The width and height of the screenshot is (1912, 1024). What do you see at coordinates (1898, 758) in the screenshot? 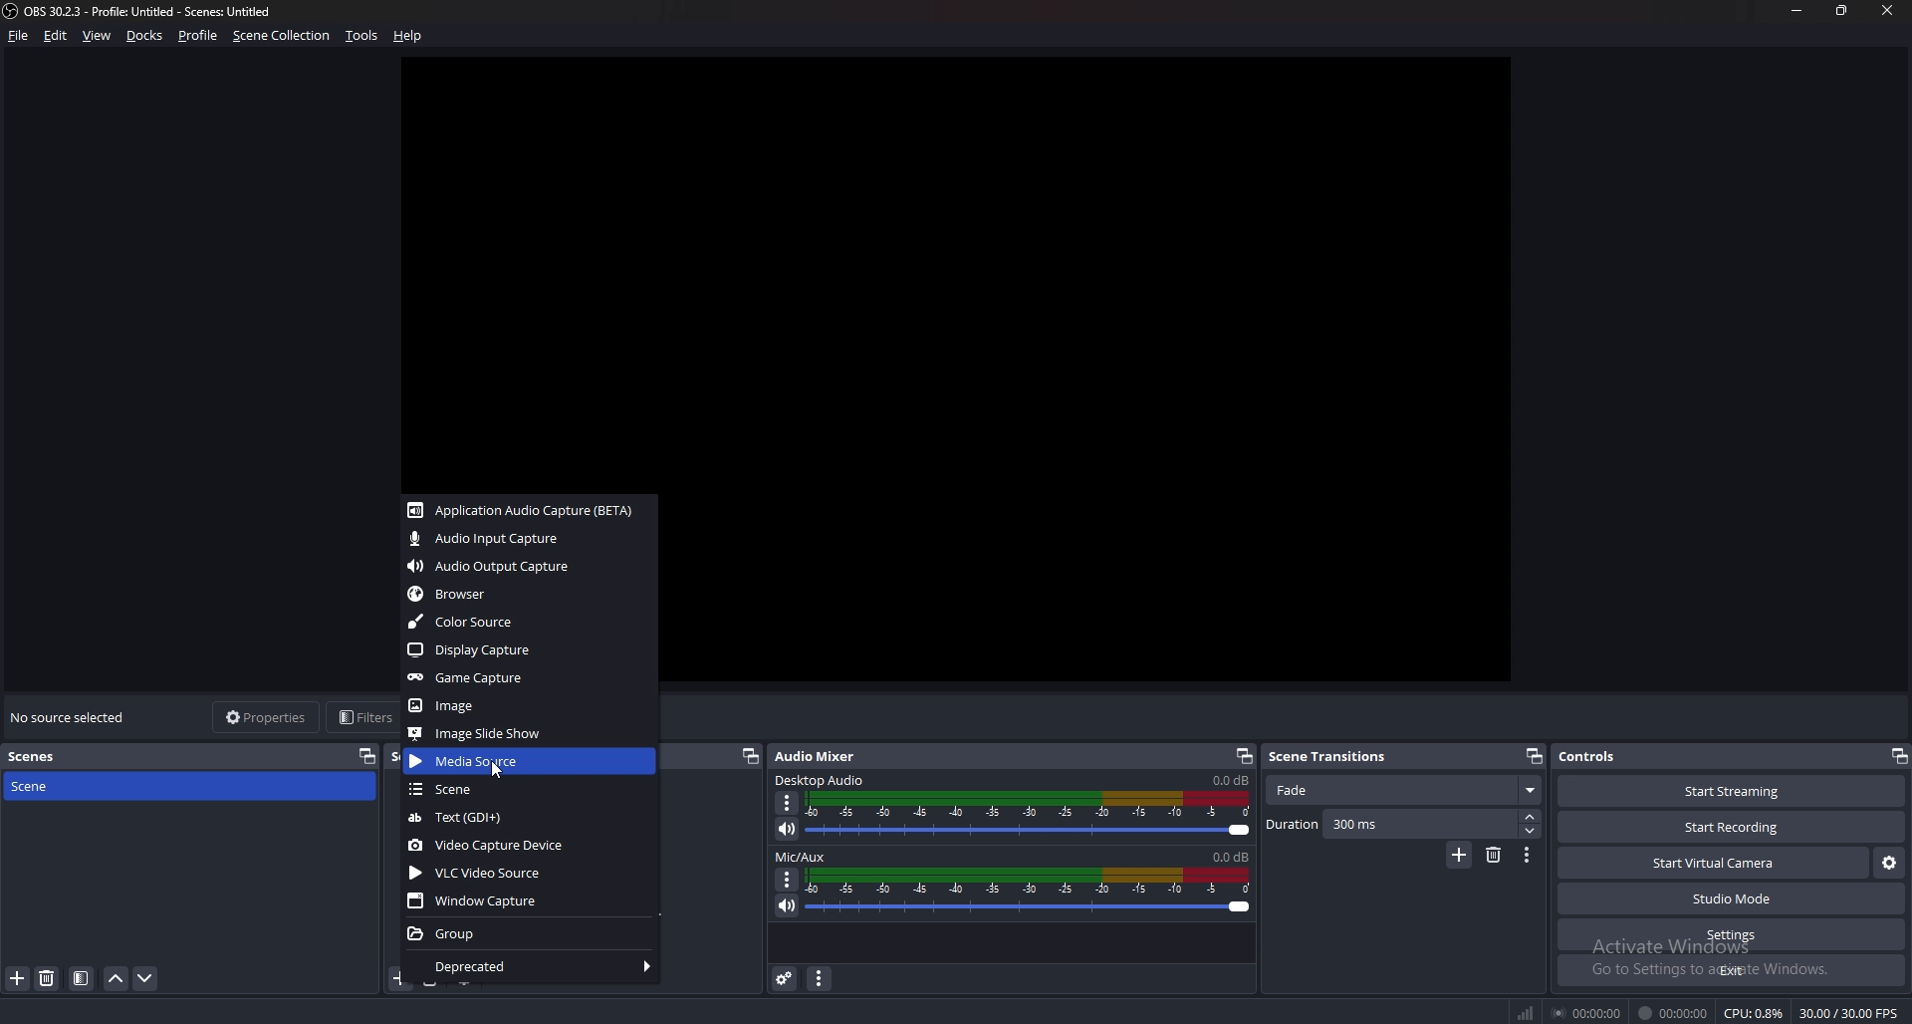
I see `pop out` at bounding box center [1898, 758].